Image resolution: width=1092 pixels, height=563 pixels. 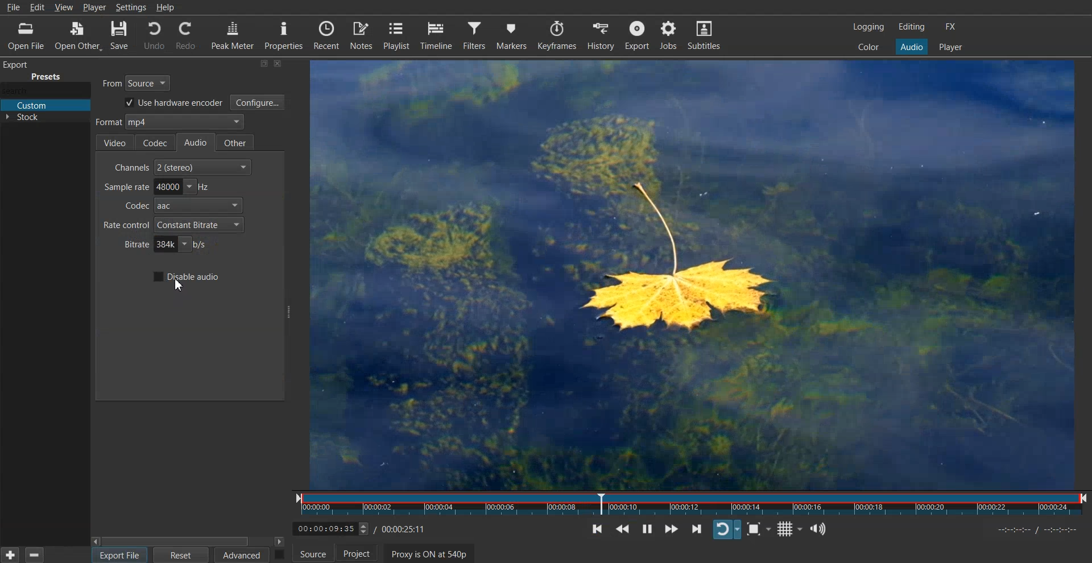 I want to click on Markers, so click(x=512, y=35).